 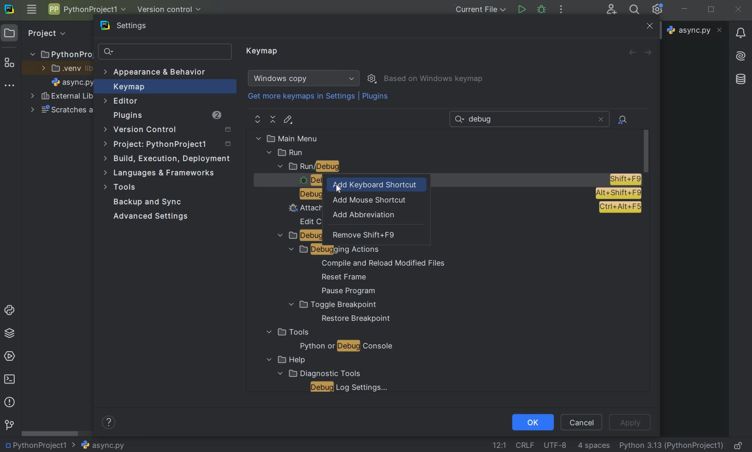 What do you see at coordinates (287, 332) in the screenshot?
I see `tools` at bounding box center [287, 332].